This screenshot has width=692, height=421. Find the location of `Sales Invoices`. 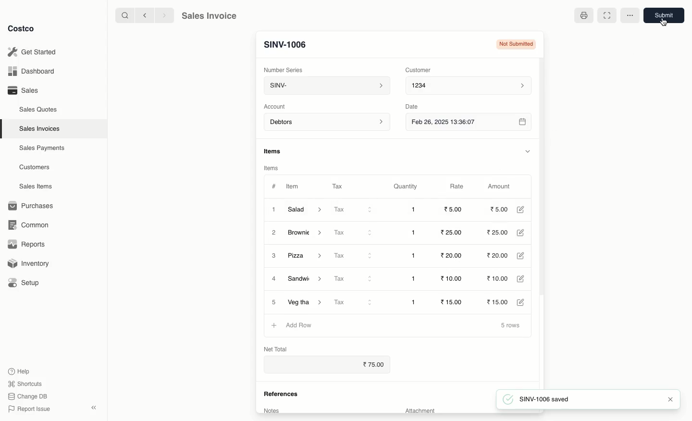

Sales Invoices is located at coordinates (40, 129).